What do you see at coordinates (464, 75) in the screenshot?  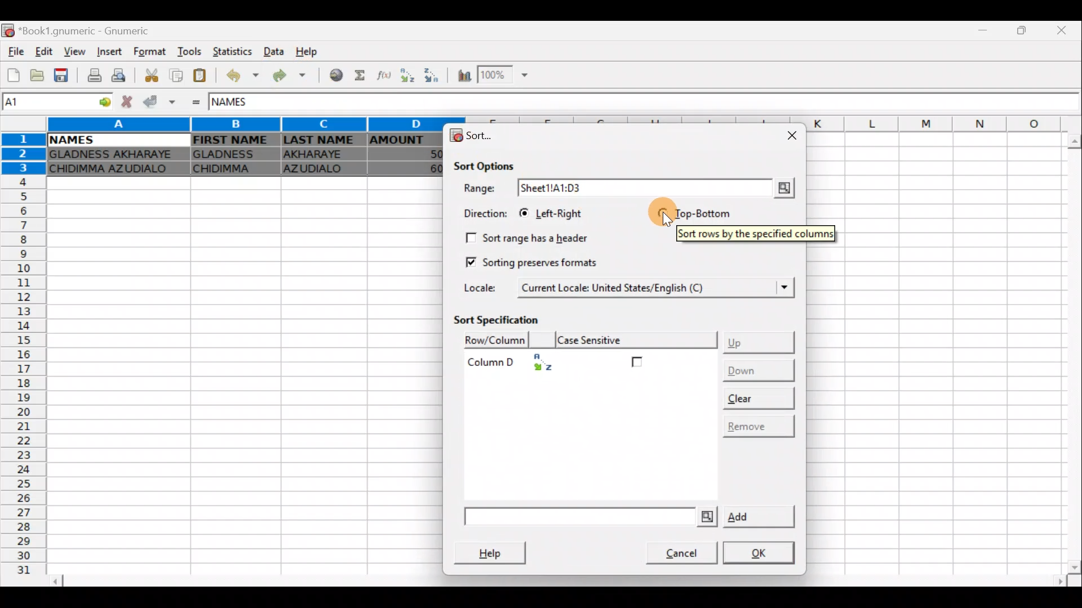 I see `Insert chart` at bounding box center [464, 75].